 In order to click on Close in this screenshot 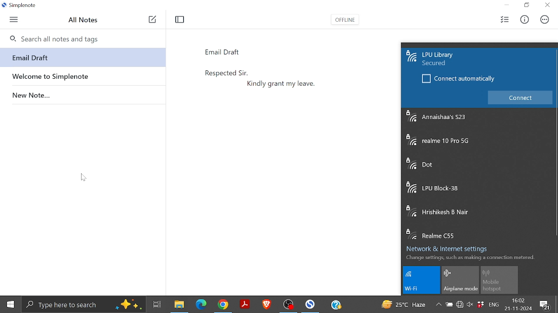, I will do `click(547, 6)`.